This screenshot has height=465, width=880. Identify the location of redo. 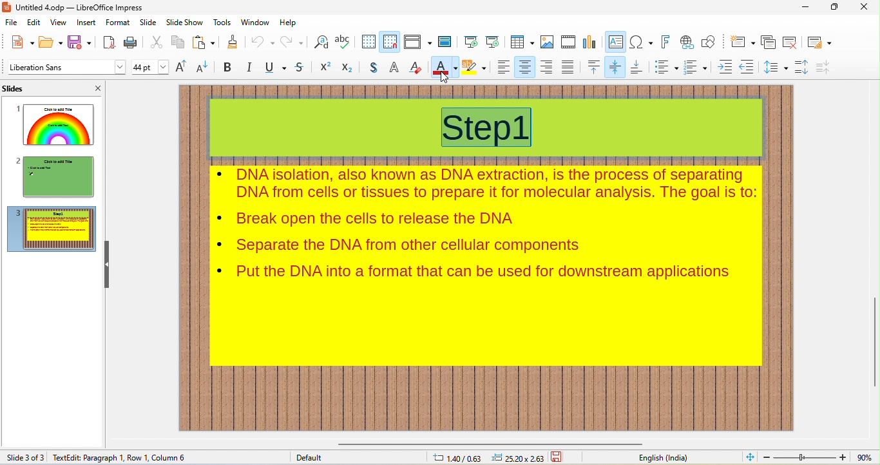
(294, 42).